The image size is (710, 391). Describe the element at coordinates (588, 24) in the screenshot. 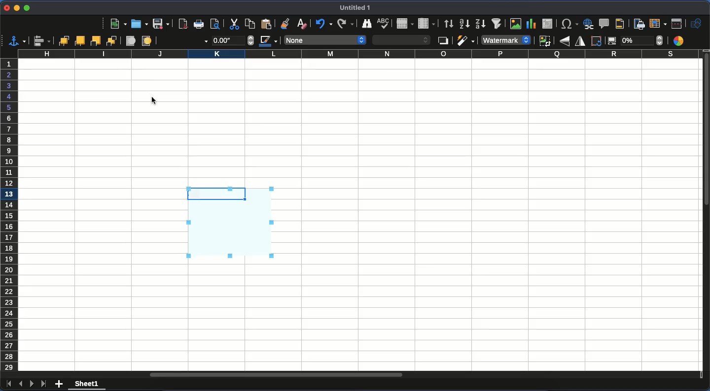

I see `hyperlink` at that location.